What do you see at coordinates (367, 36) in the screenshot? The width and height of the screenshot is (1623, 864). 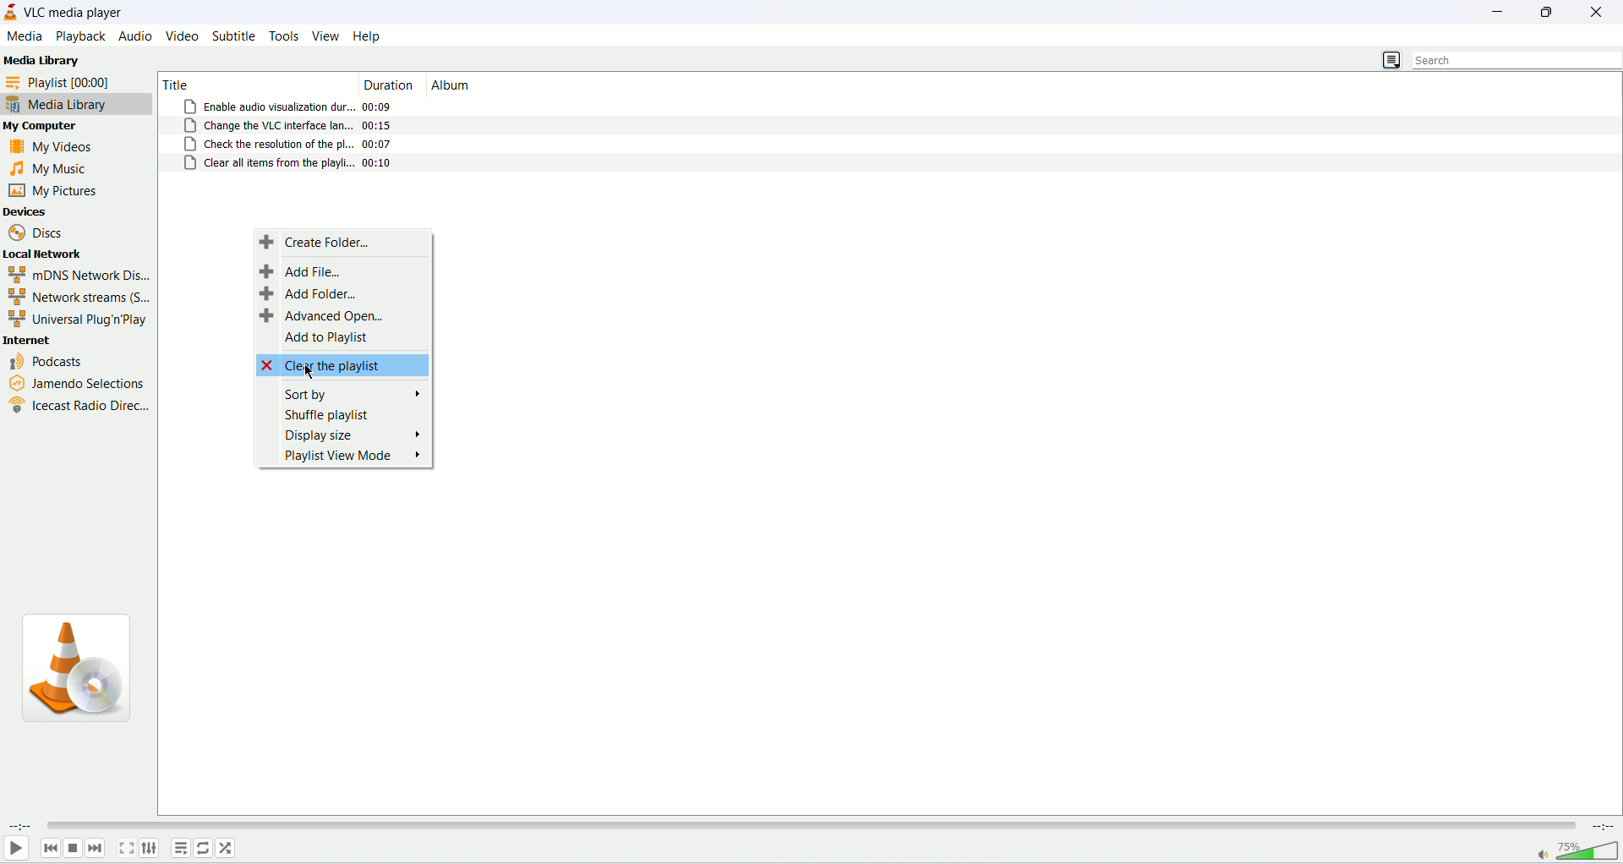 I see `help` at bounding box center [367, 36].